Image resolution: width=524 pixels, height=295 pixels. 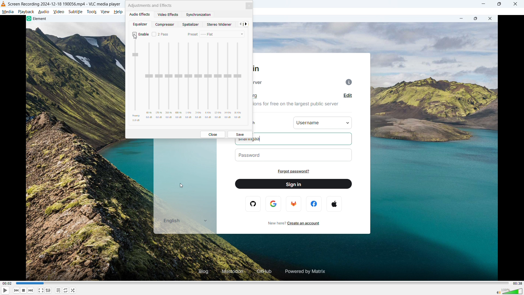 I want to click on Toggle between loop all, one loop and no loop, so click(x=66, y=290).